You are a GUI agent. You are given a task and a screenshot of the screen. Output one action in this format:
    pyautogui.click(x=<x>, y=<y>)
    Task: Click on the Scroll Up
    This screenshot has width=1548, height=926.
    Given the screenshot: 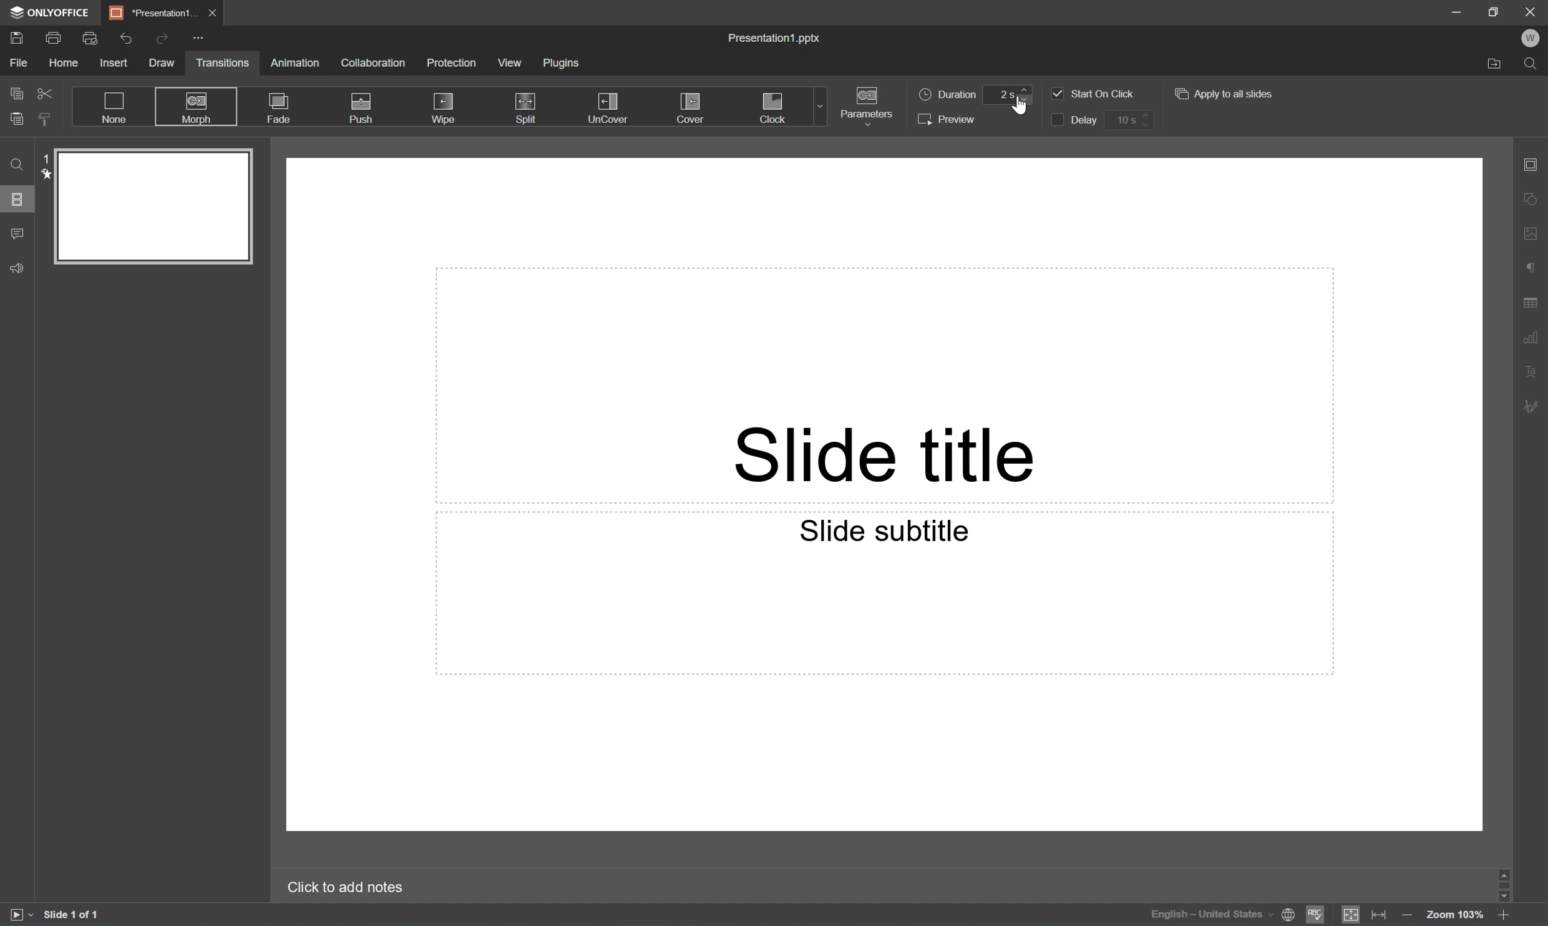 What is the action you would take?
    pyautogui.click(x=1501, y=869)
    